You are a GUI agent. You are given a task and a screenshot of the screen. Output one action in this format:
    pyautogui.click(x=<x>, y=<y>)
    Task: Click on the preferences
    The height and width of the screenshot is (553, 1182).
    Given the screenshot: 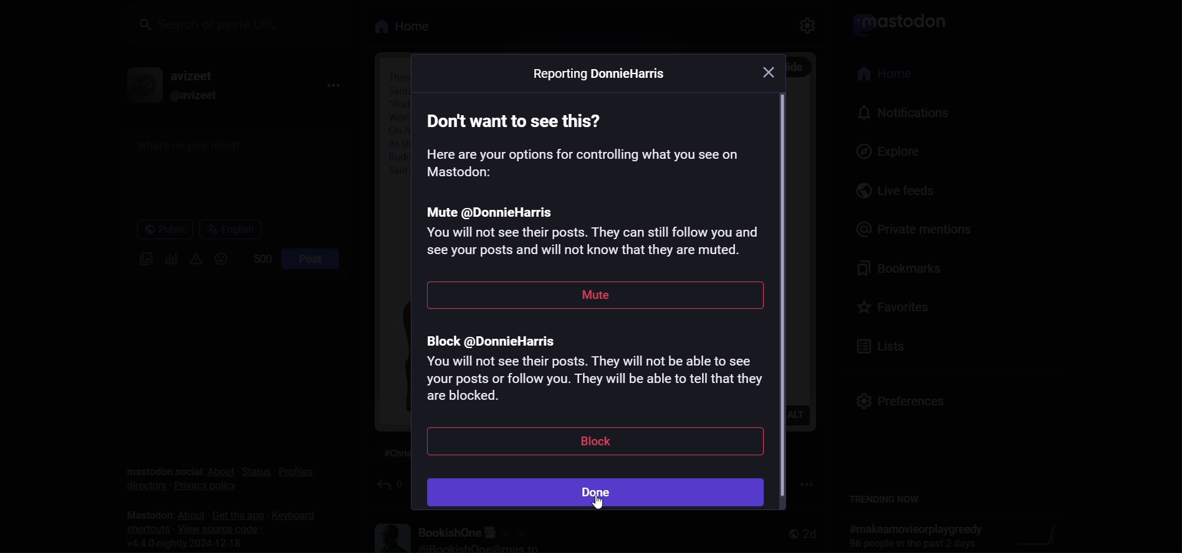 What is the action you would take?
    pyautogui.click(x=898, y=396)
    